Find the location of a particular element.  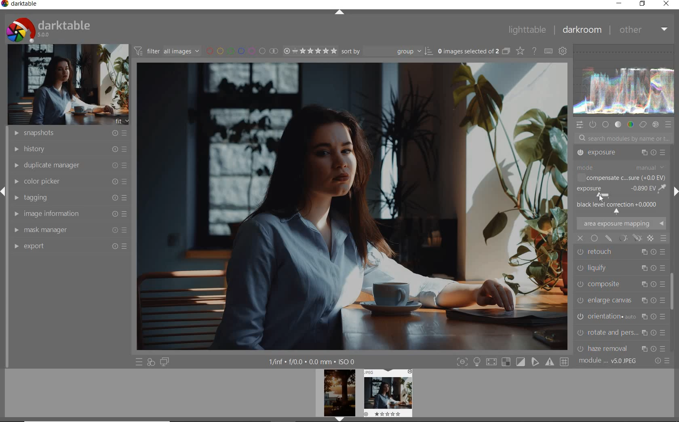

DARKROOM is located at coordinates (583, 30).